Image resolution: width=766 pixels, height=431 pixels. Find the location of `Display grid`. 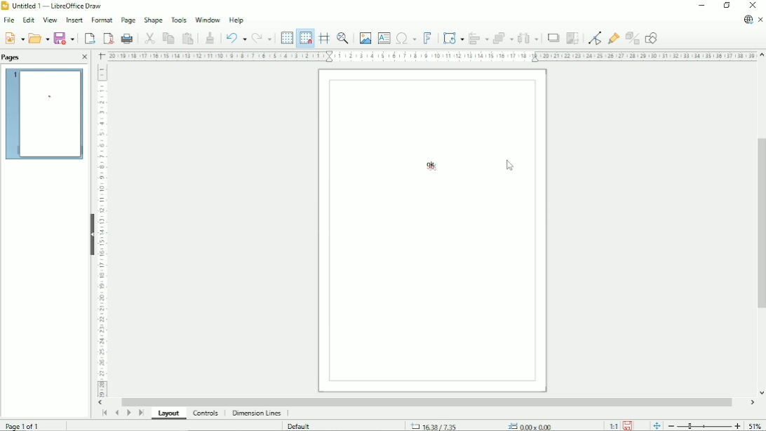

Display grid is located at coordinates (286, 37).